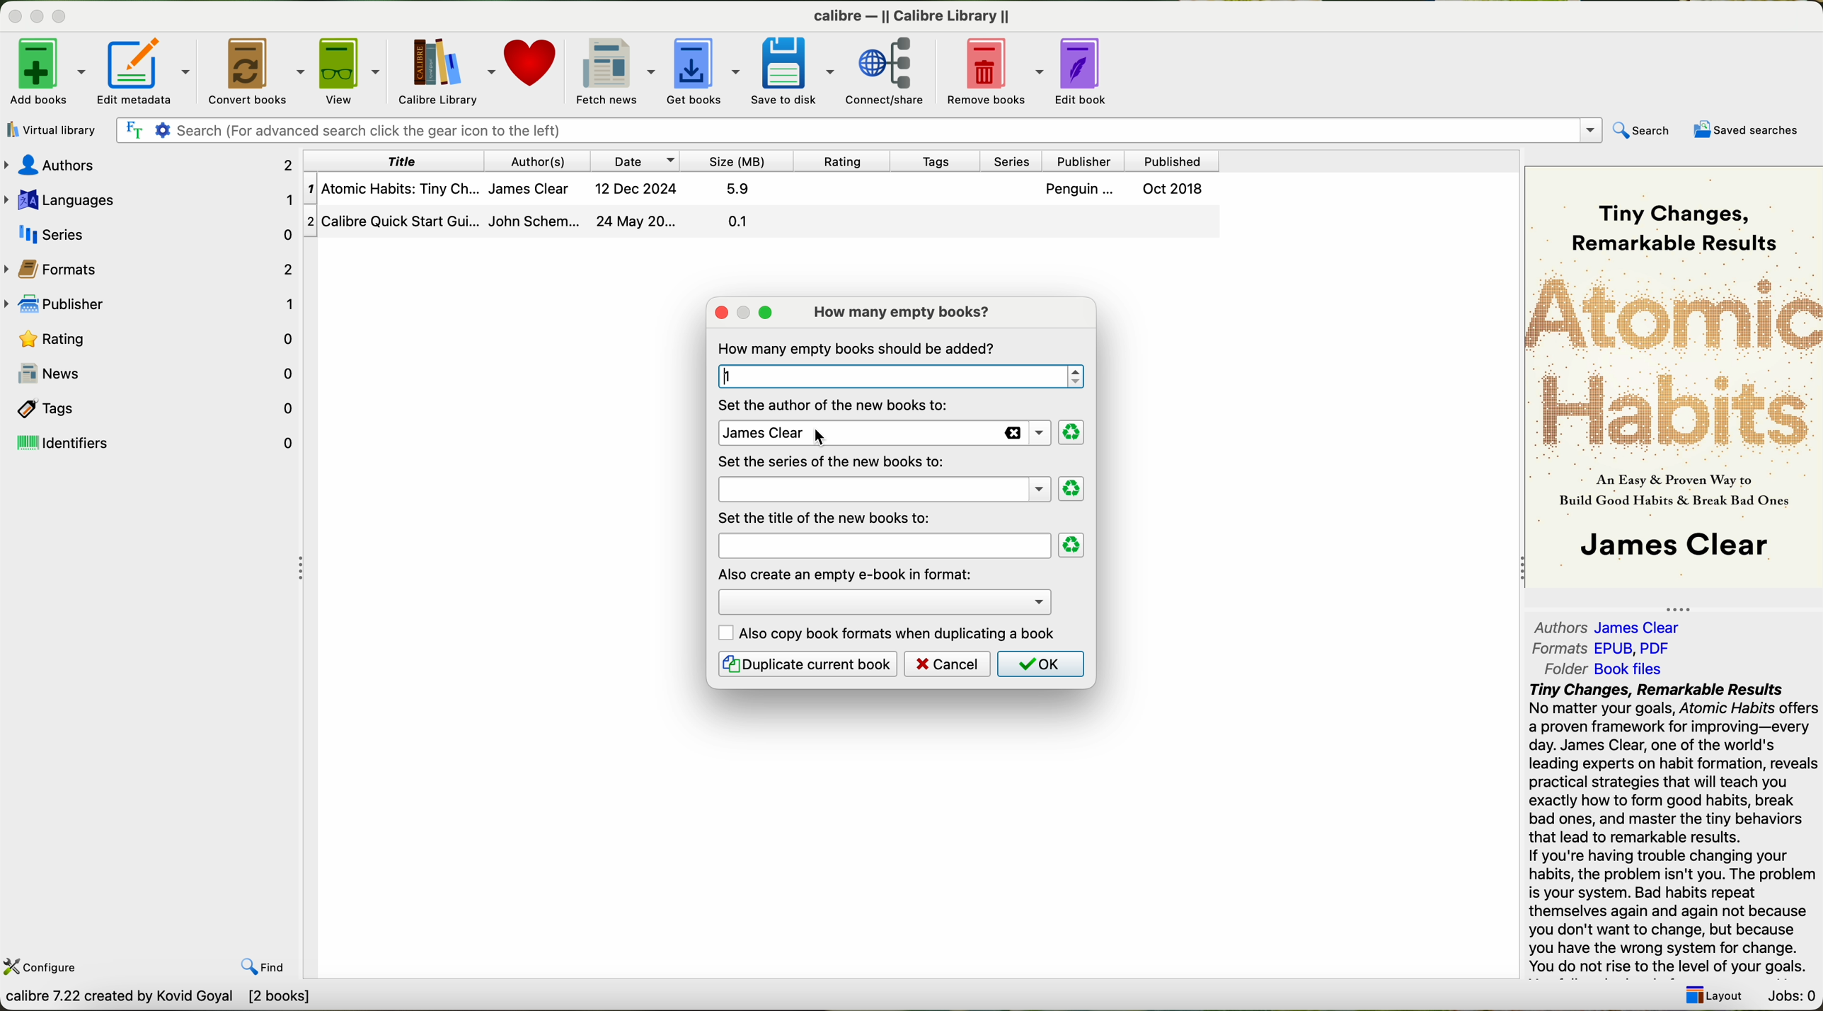 This screenshot has height=1011, width=1823. I want to click on news, so click(151, 374).